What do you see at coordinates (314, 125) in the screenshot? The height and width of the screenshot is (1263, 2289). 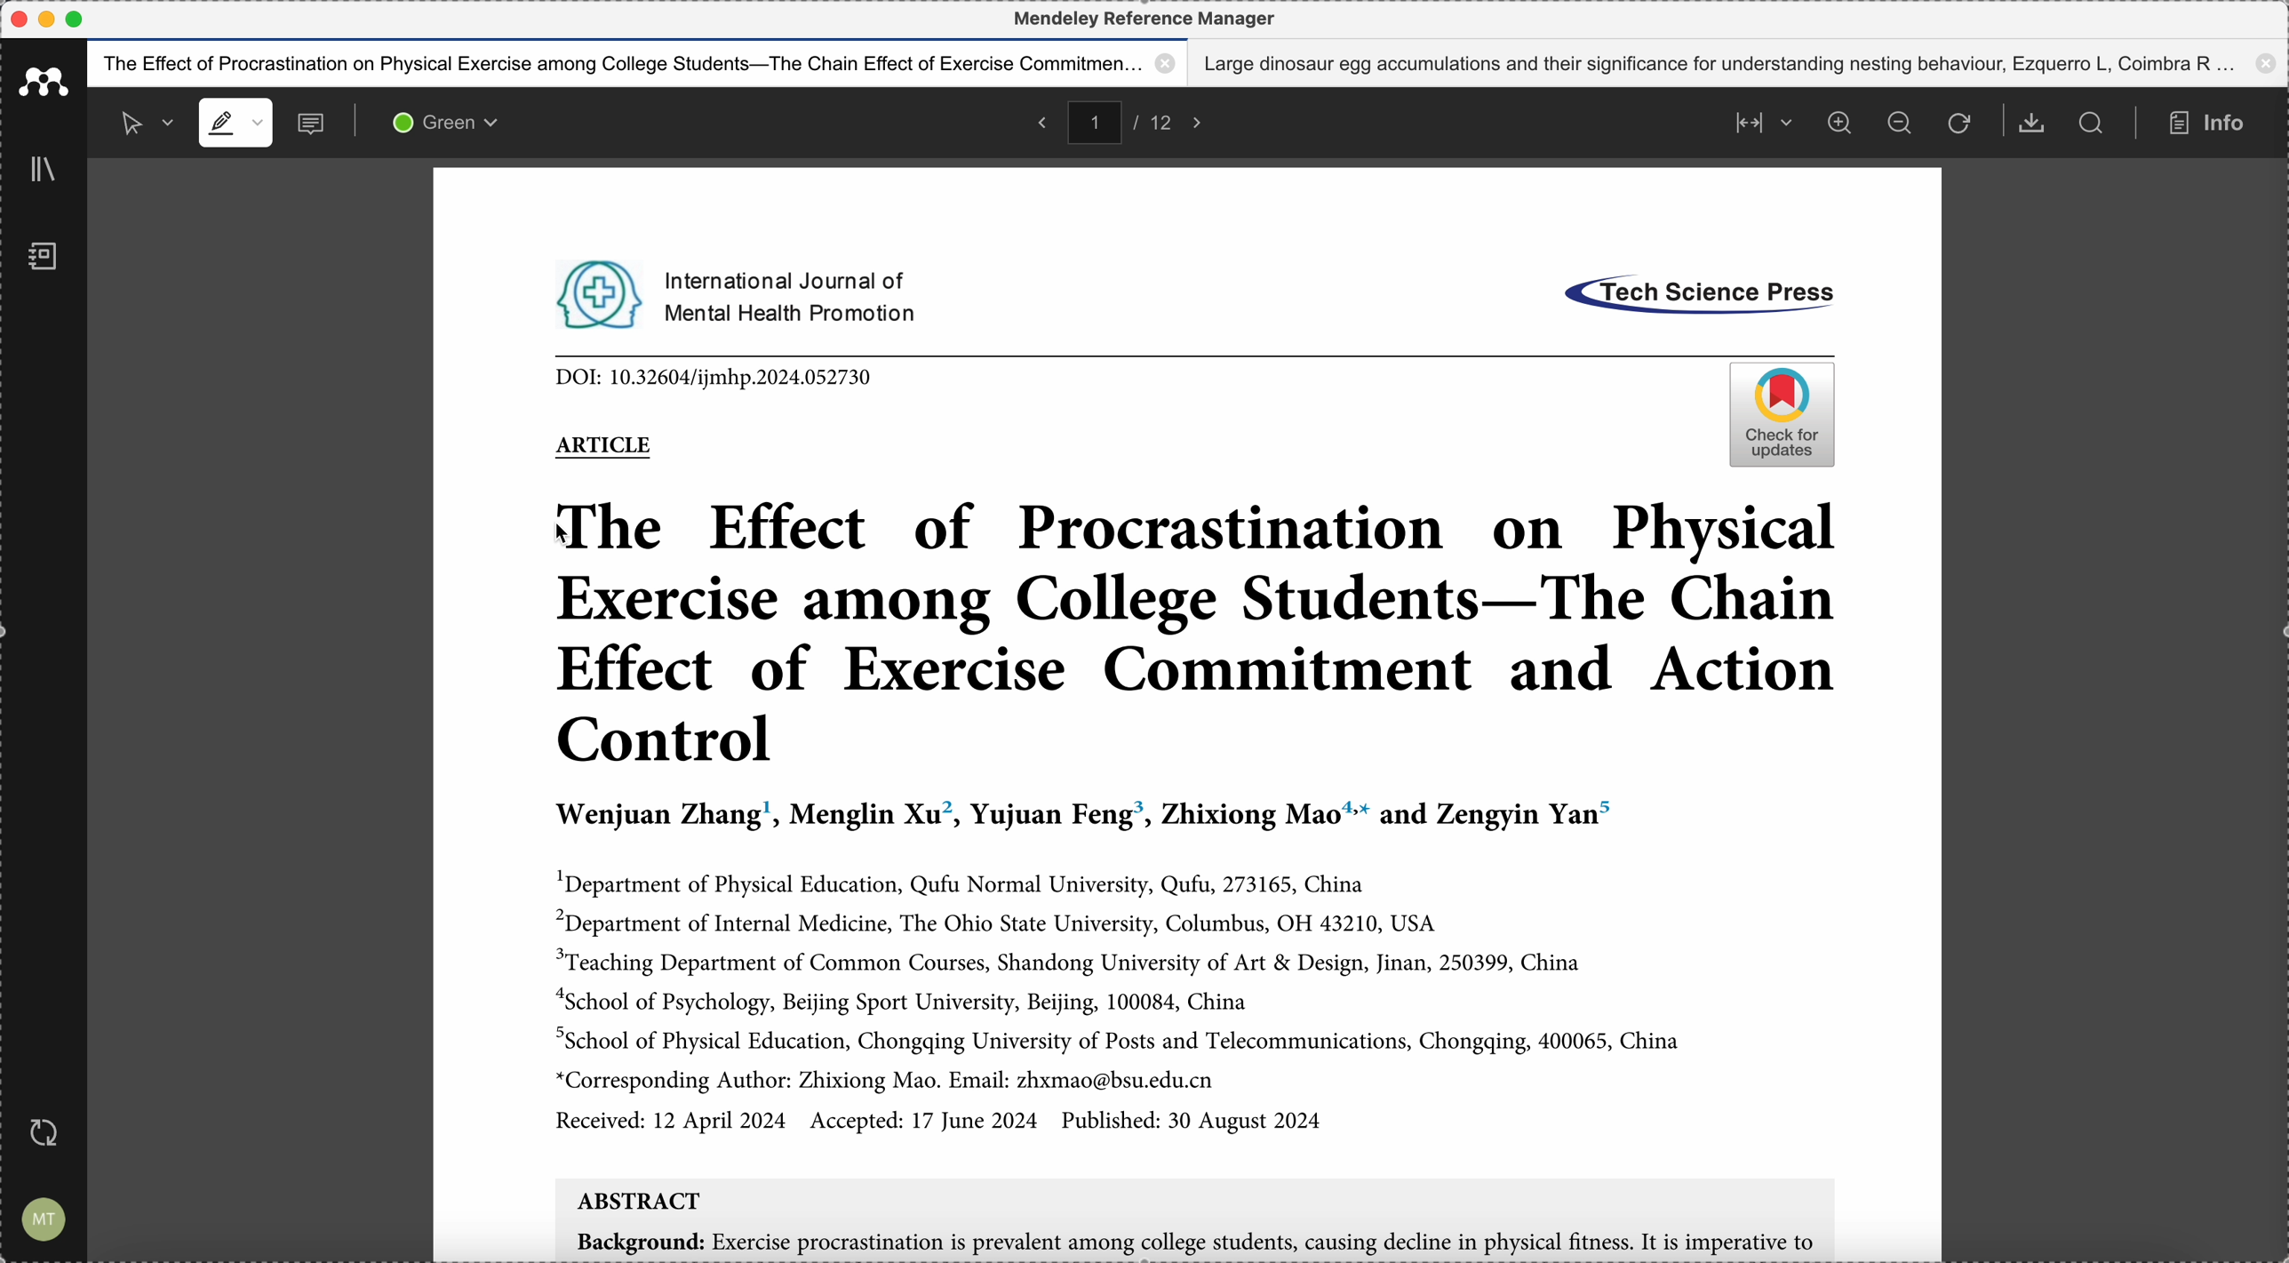 I see `comments` at bounding box center [314, 125].